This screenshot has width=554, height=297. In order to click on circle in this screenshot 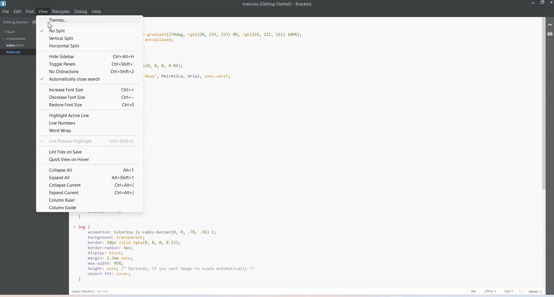, I will do `click(521, 291)`.